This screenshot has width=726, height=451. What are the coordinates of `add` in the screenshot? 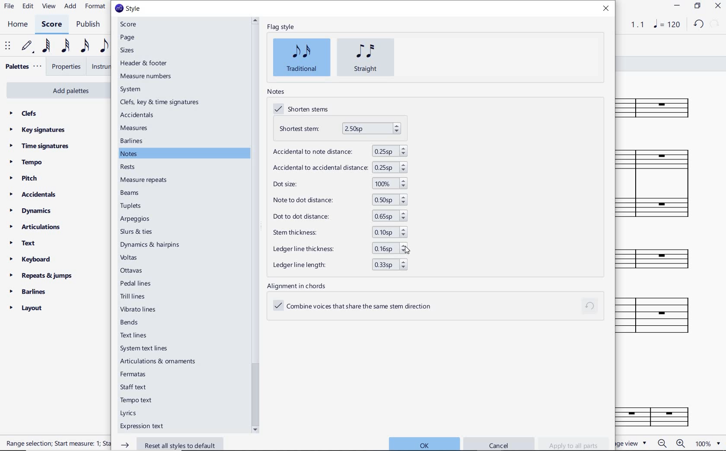 It's located at (70, 7).